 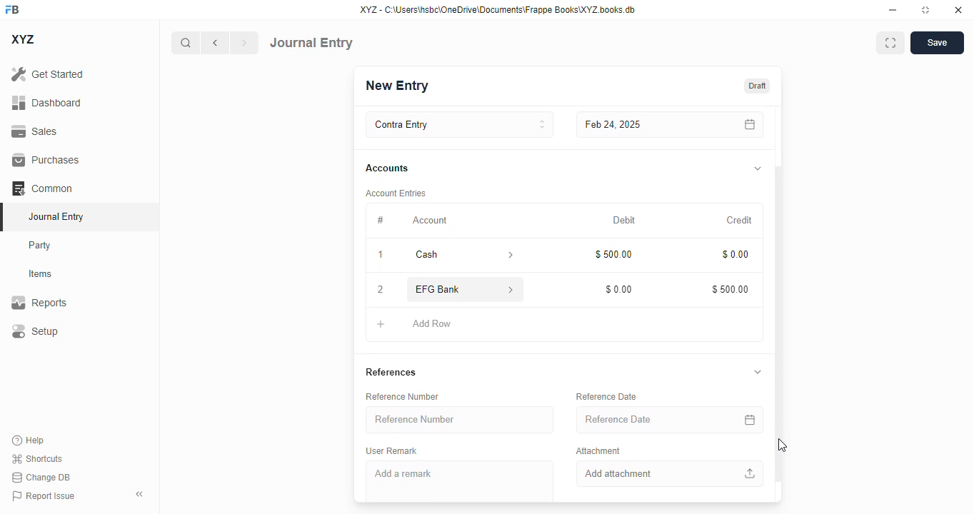 What do you see at coordinates (958, 10) in the screenshot?
I see `close` at bounding box center [958, 10].